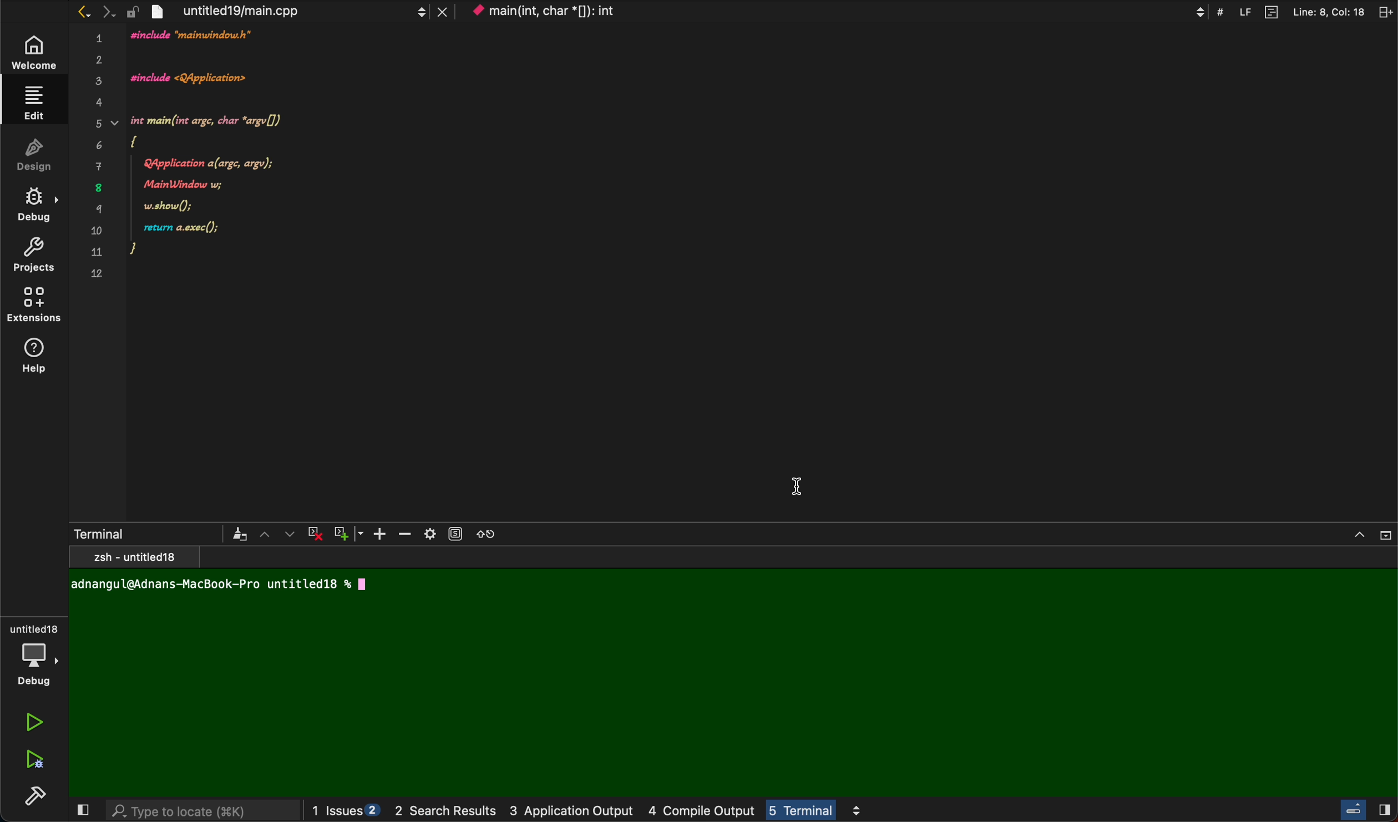 This screenshot has width=1398, height=822. Describe the element at coordinates (797, 478) in the screenshot. I see `cursor` at that location.